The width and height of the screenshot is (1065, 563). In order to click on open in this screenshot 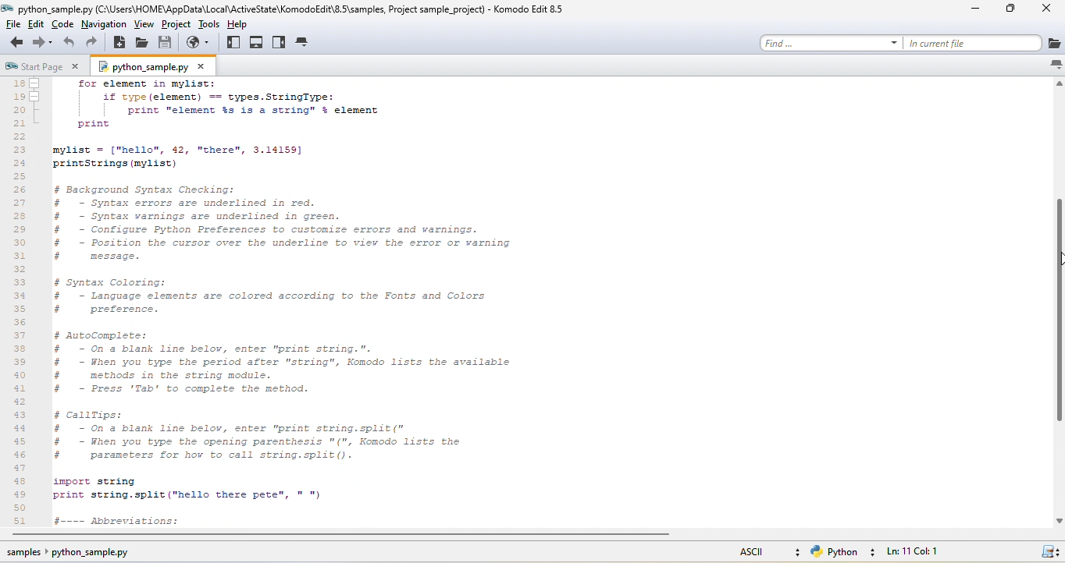, I will do `click(142, 43)`.